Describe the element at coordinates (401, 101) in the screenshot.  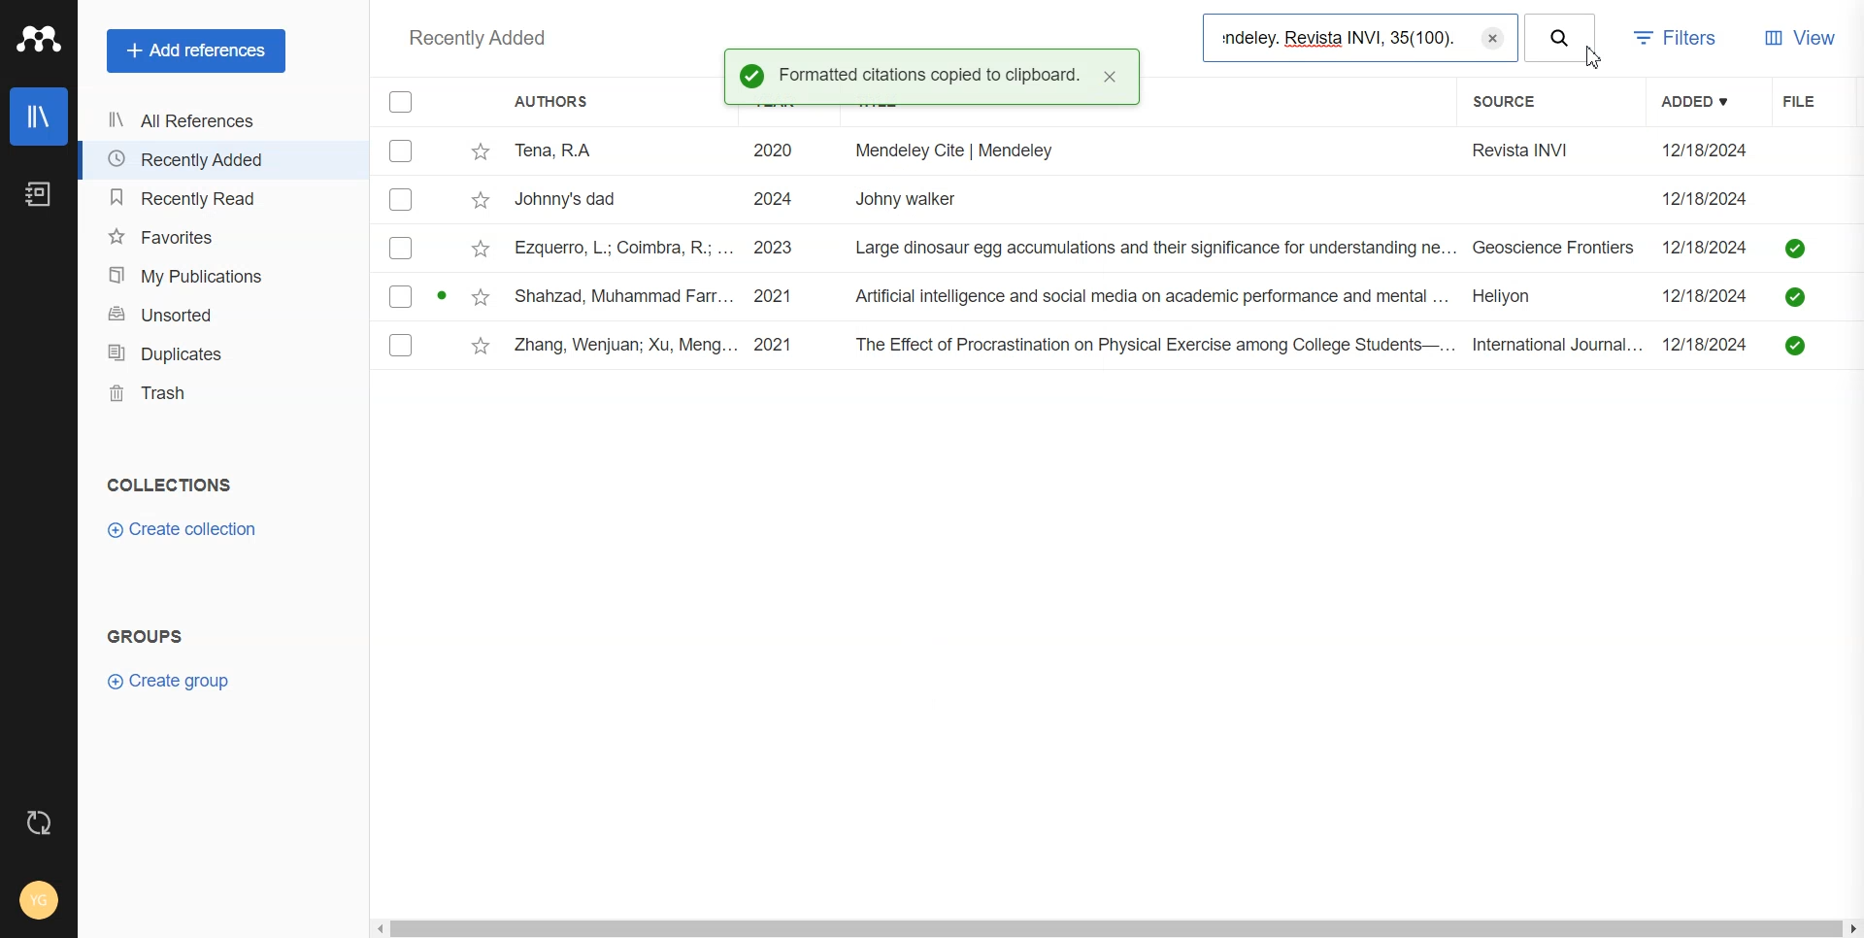
I see `Checkbox` at that location.